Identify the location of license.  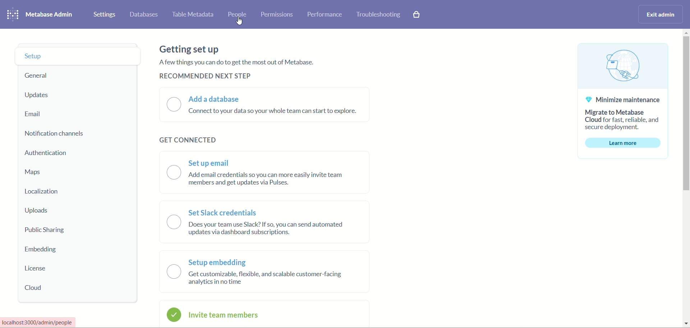
(40, 269).